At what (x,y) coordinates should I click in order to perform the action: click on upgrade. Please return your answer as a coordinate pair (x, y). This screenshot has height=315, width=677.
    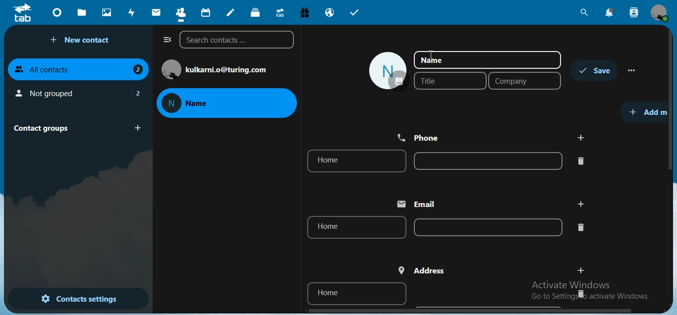
    Looking at the image, I should click on (279, 12).